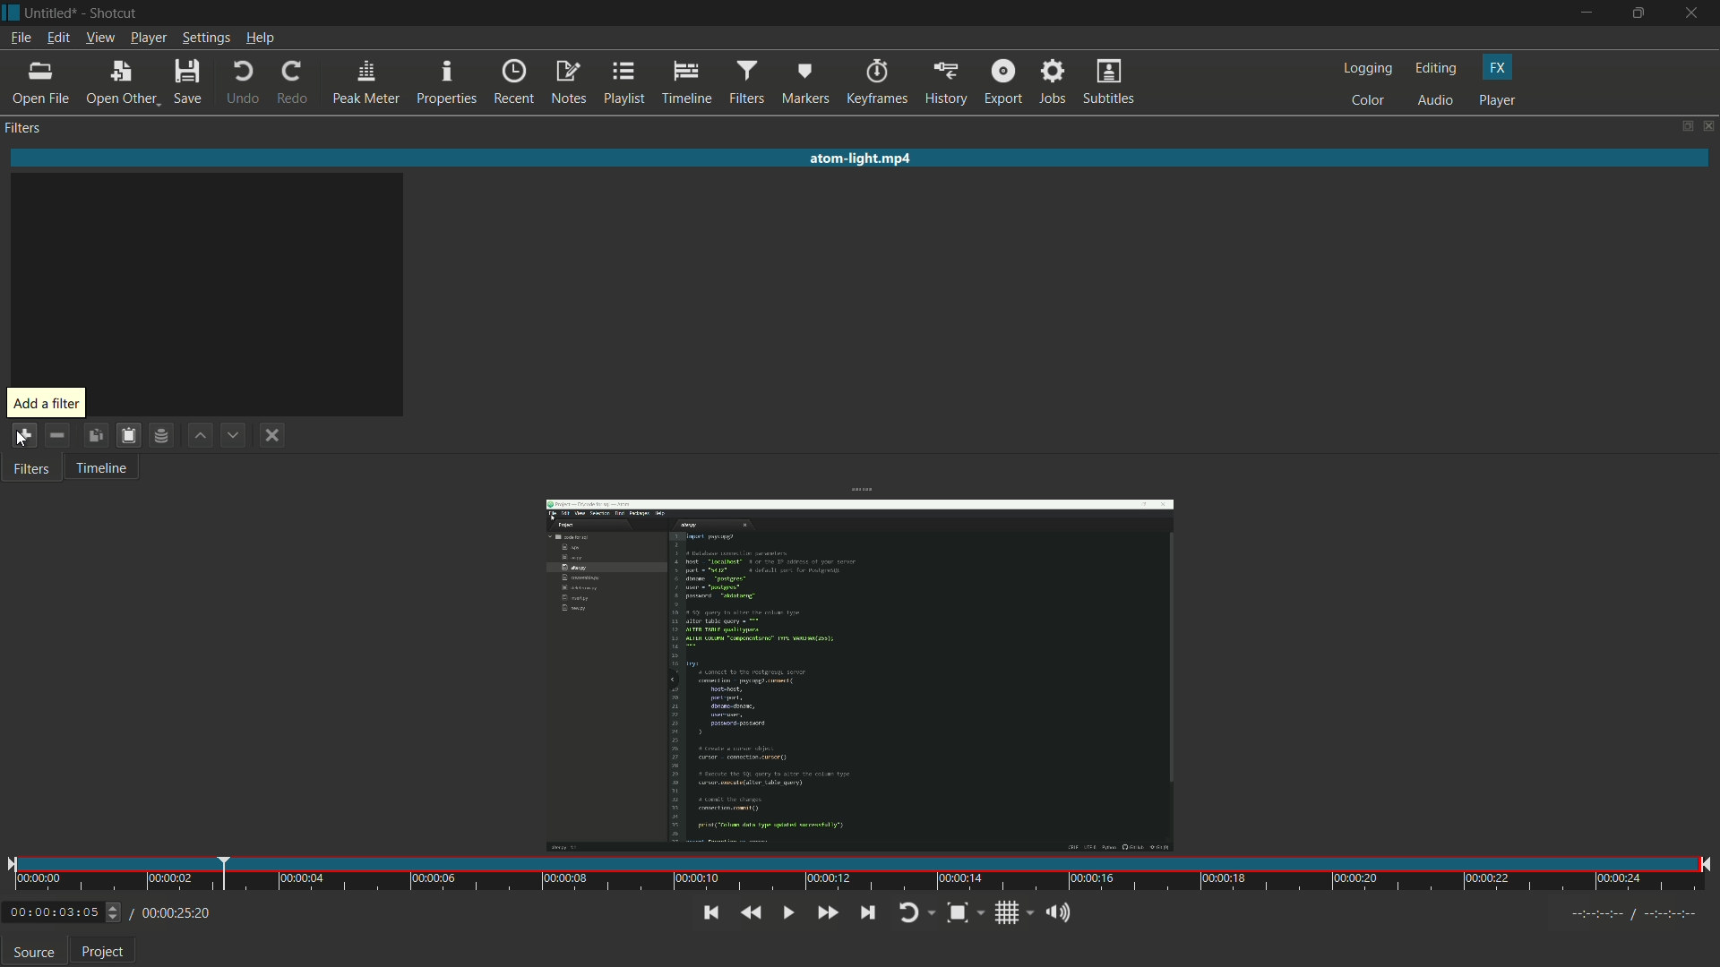  I want to click on save, so click(189, 82).